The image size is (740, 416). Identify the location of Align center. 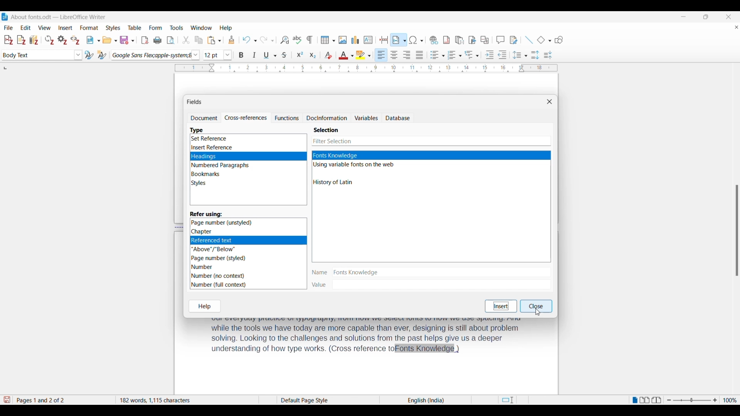
(394, 54).